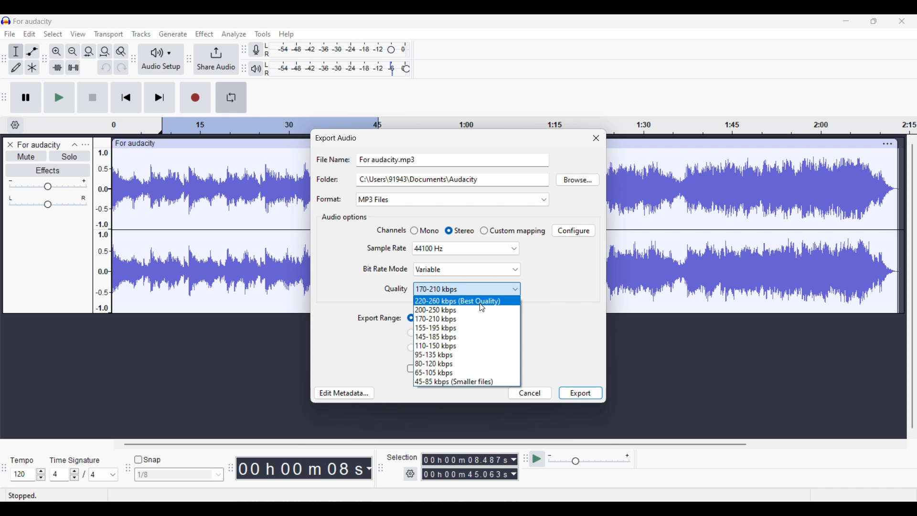 This screenshot has height=516, width=917. What do you see at coordinates (846, 21) in the screenshot?
I see `Minimize` at bounding box center [846, 21].